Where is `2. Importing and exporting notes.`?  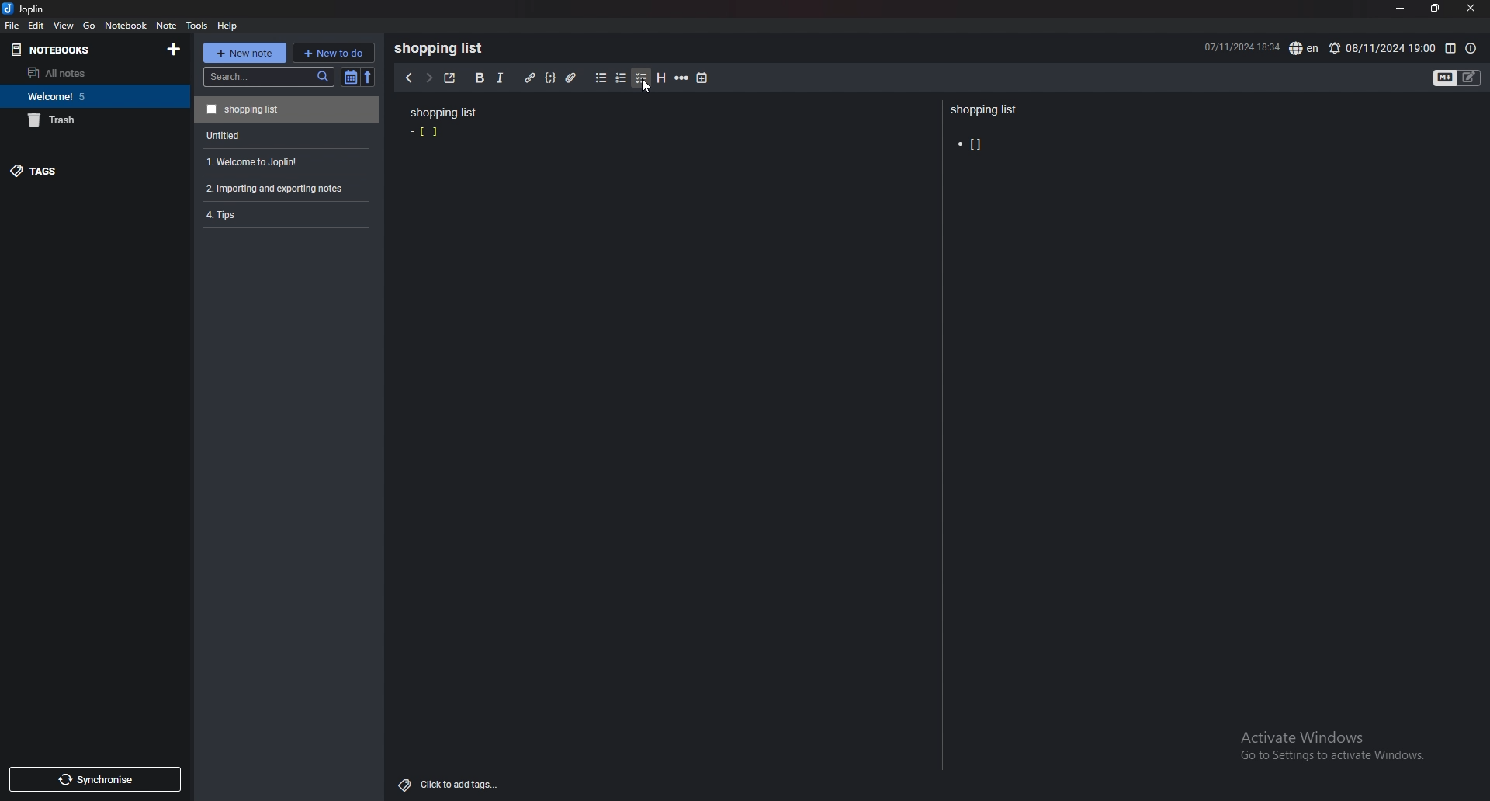
2. Importing and exporting notes. is located at coordinates (285, 186).